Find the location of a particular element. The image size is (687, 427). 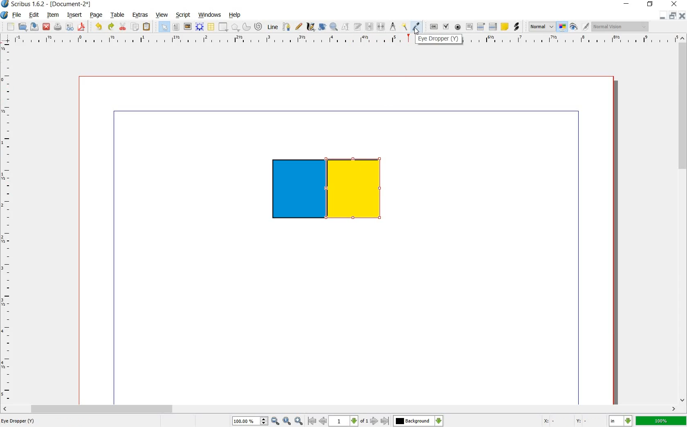

unlink text frames is located at coordinates (382, 26).